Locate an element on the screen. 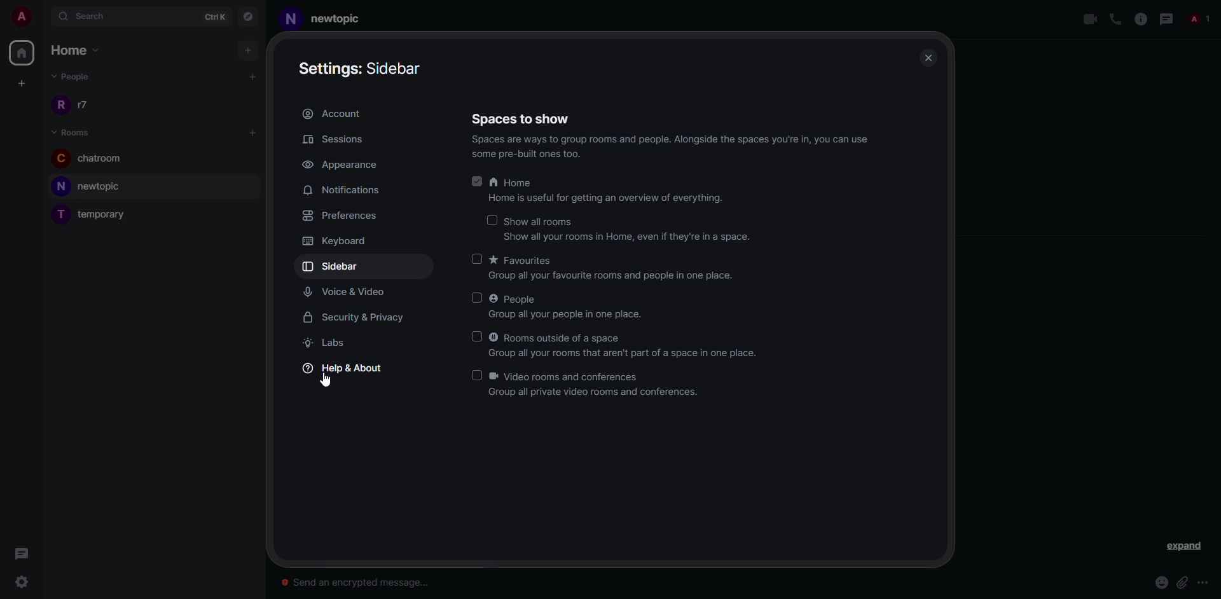 This screenshot has height=599, width=1221. favorites is located at coordinates (523, 260).